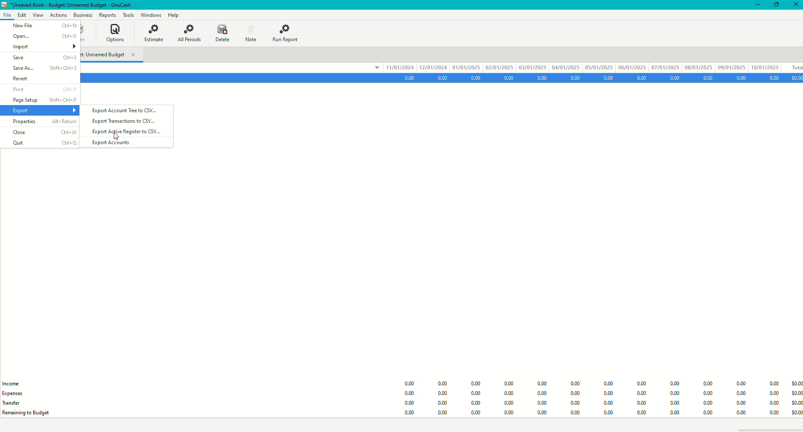 Image resolution: width=803 pixels, height=432 pixels. I want to click on All Periods, so click(188, 32).